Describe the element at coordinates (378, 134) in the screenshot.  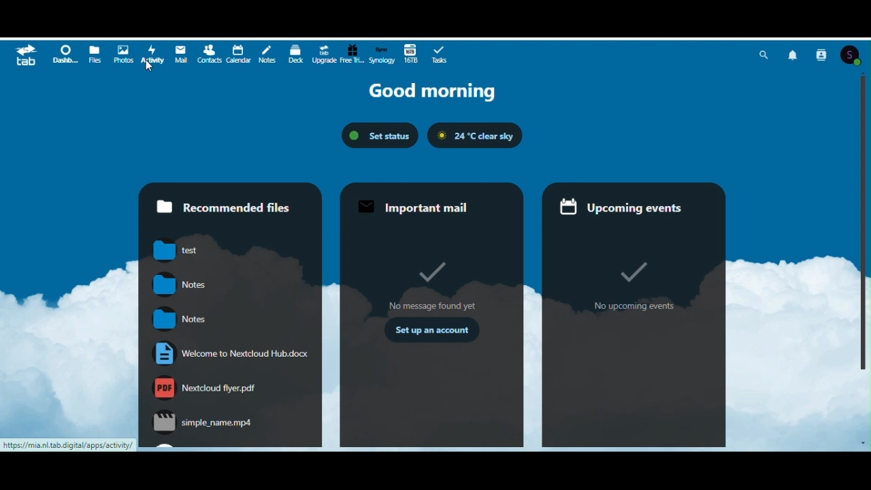
I see `Set status` at that location.